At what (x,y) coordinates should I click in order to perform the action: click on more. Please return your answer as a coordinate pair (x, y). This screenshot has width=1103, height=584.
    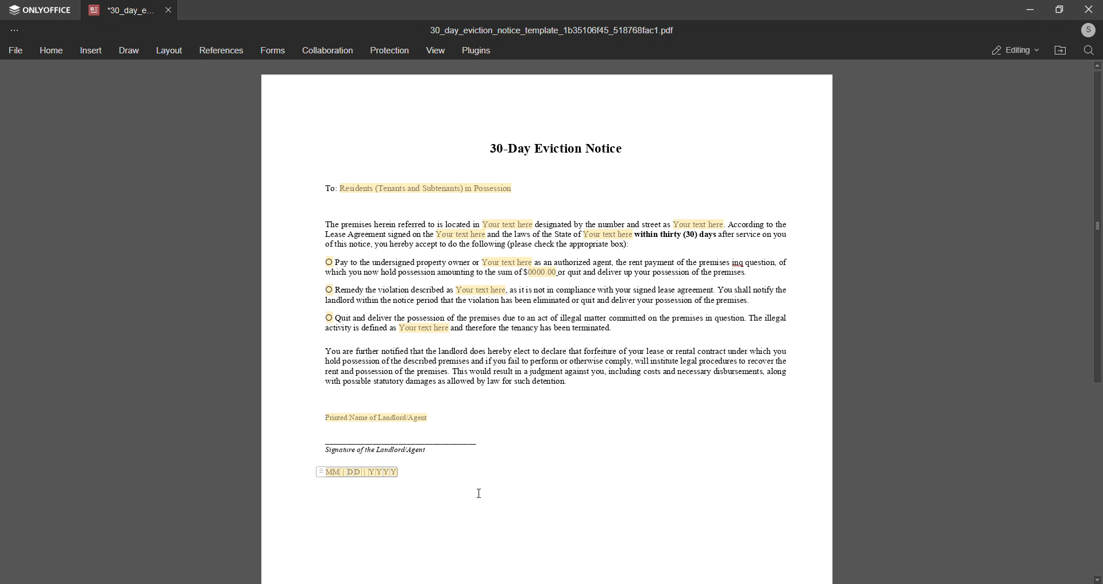
    Looking at the image, I should click on (15, 30).